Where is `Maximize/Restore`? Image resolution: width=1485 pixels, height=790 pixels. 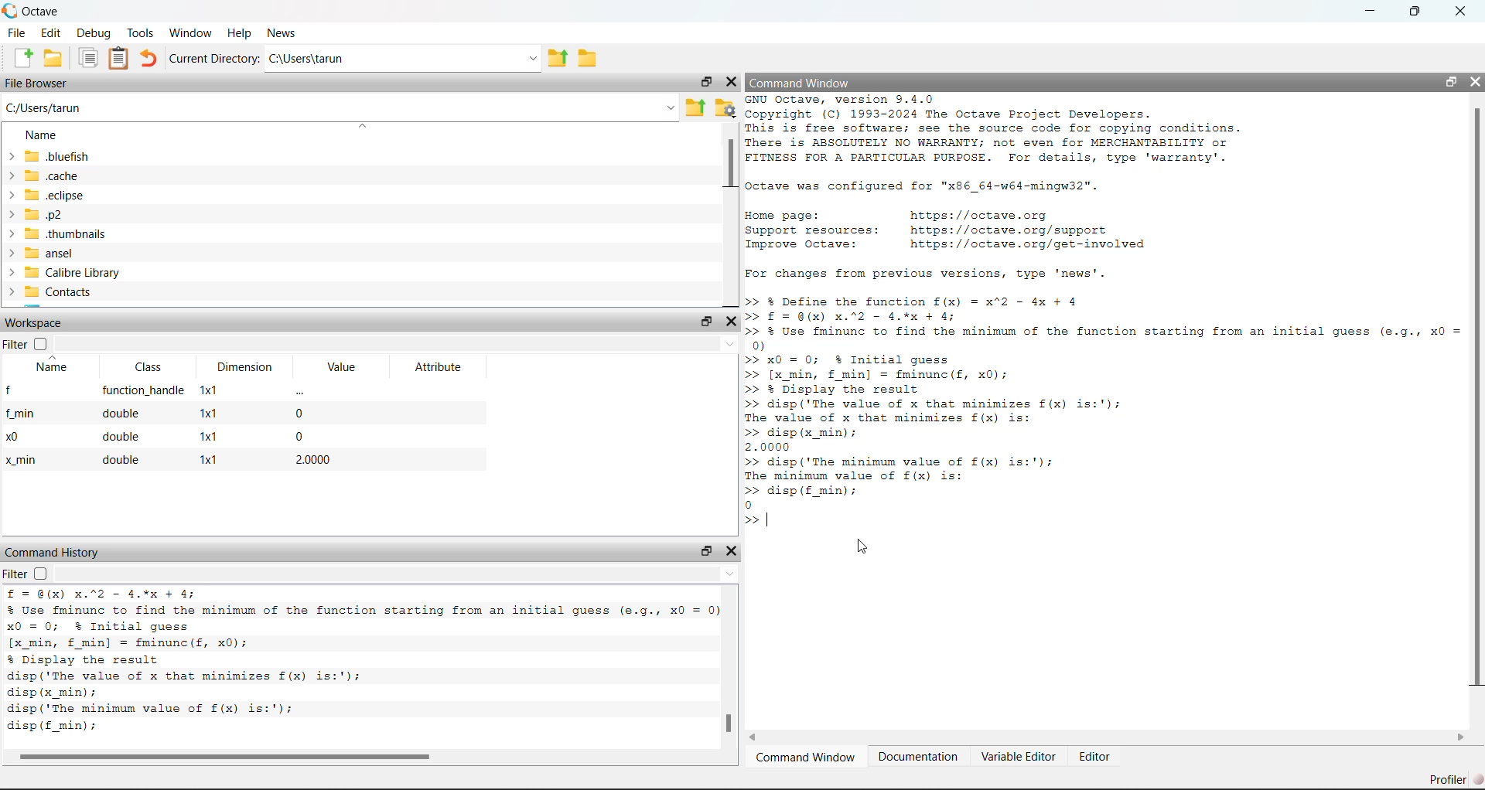 Maximize/Restore is located at coordinates (705, 79).